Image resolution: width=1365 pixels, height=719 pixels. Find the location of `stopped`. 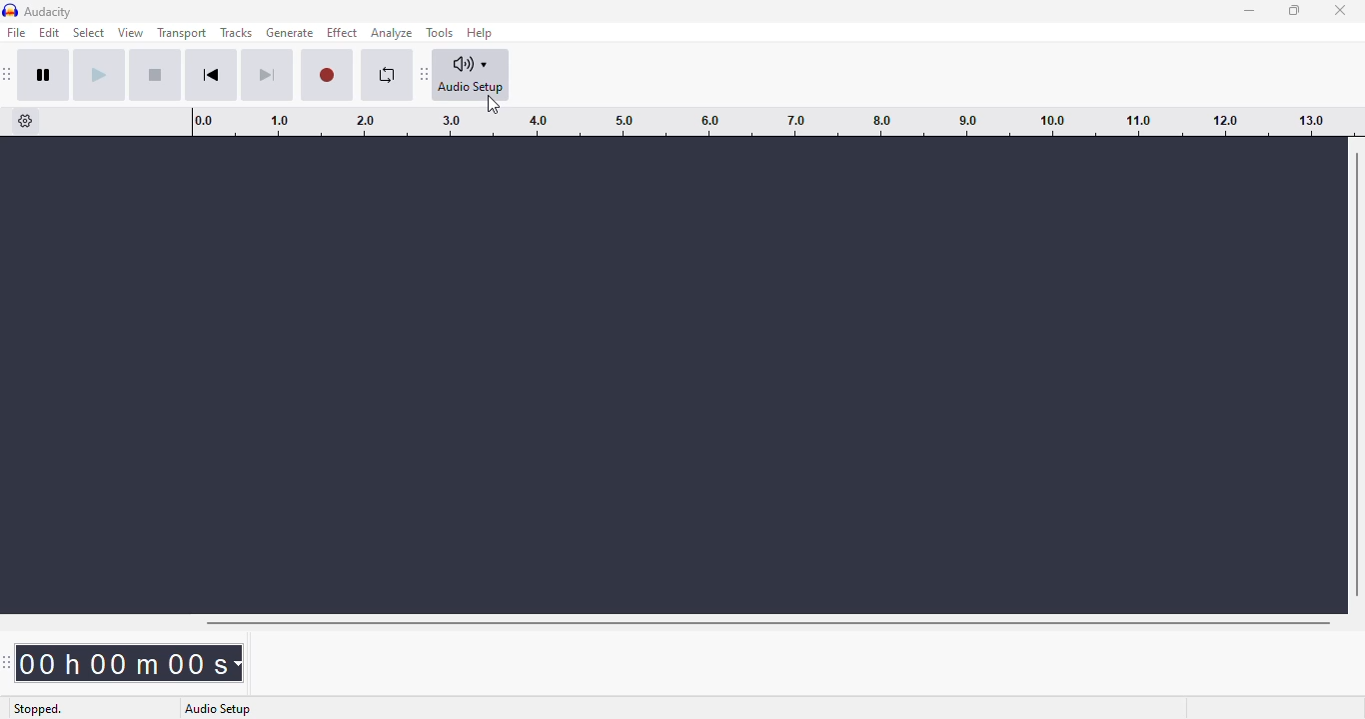

stopped is located at coordinates (37, 709).